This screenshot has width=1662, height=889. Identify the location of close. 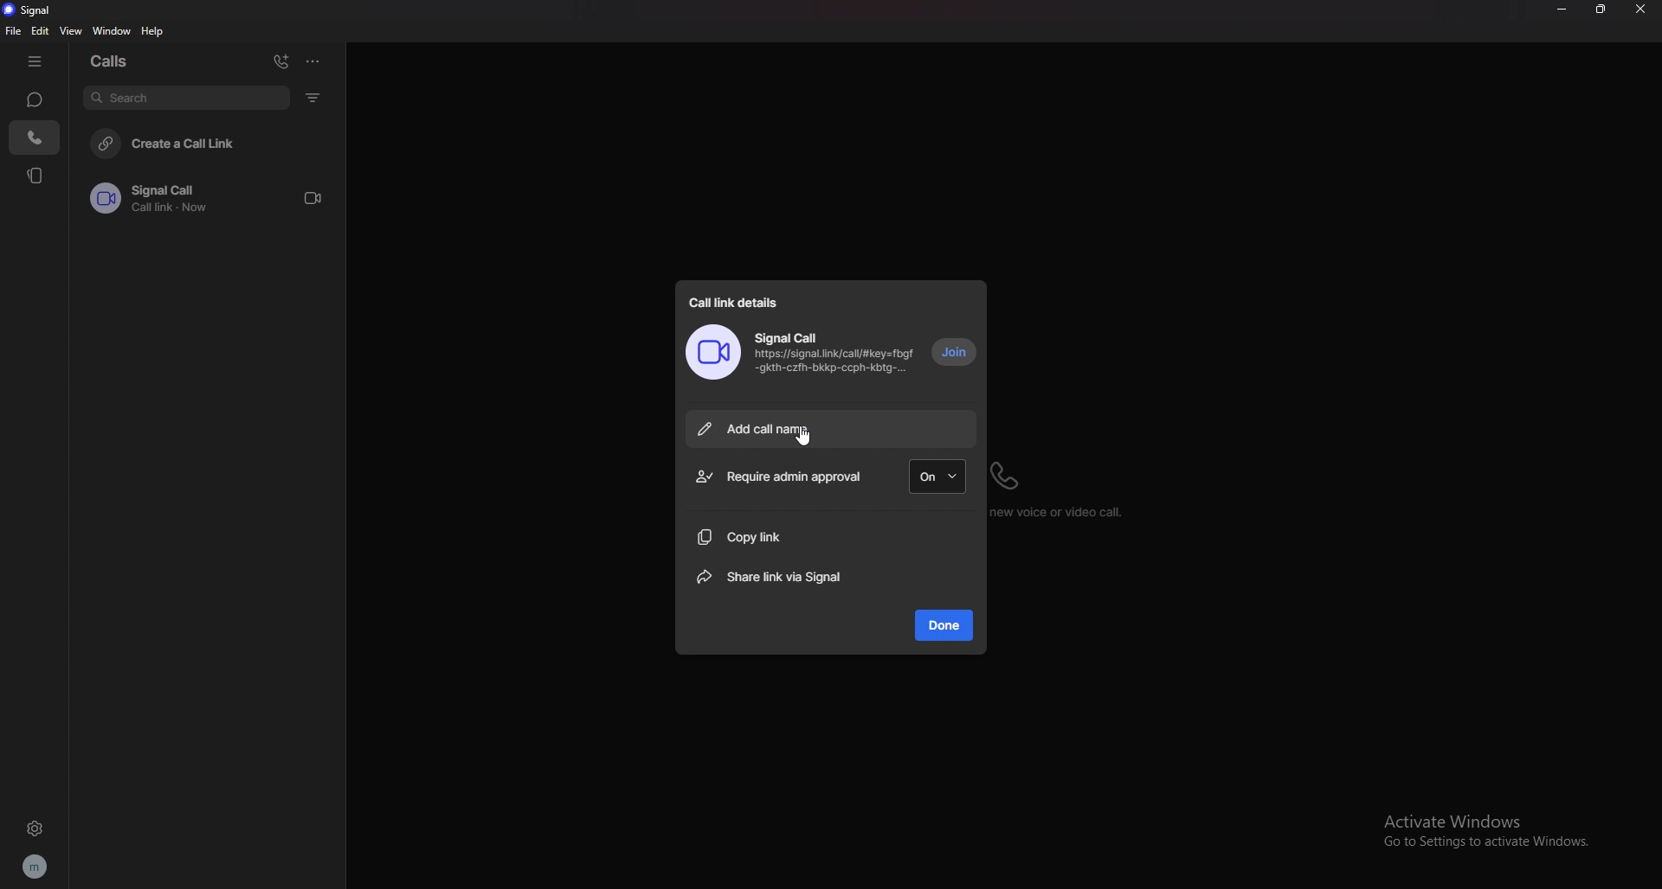
(1640, 10).